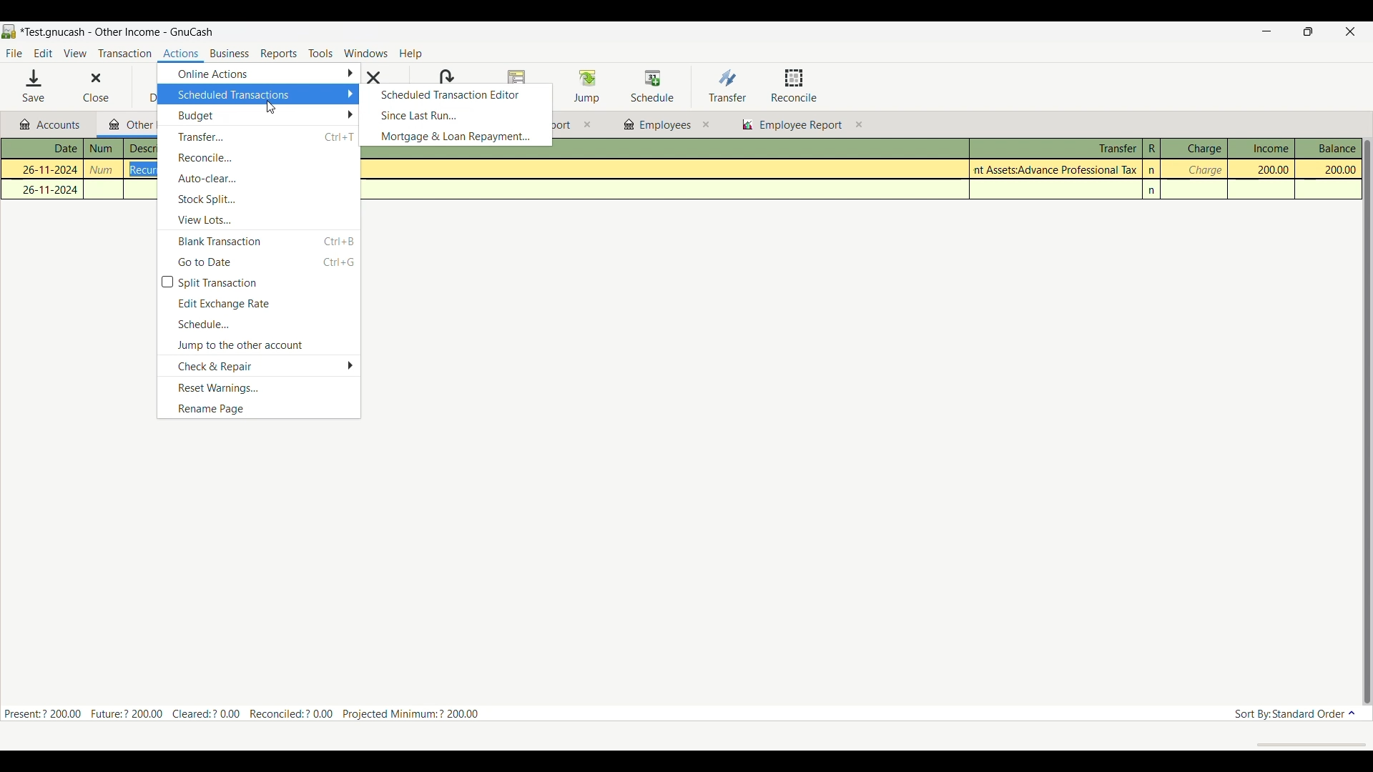 The width and height of the screenshot is (1373, 772). What do you see at coordinates (653, 87) in the screenshot?
I see `Schedule highlighted after selection by cursor` at bounding box center [653, 87].